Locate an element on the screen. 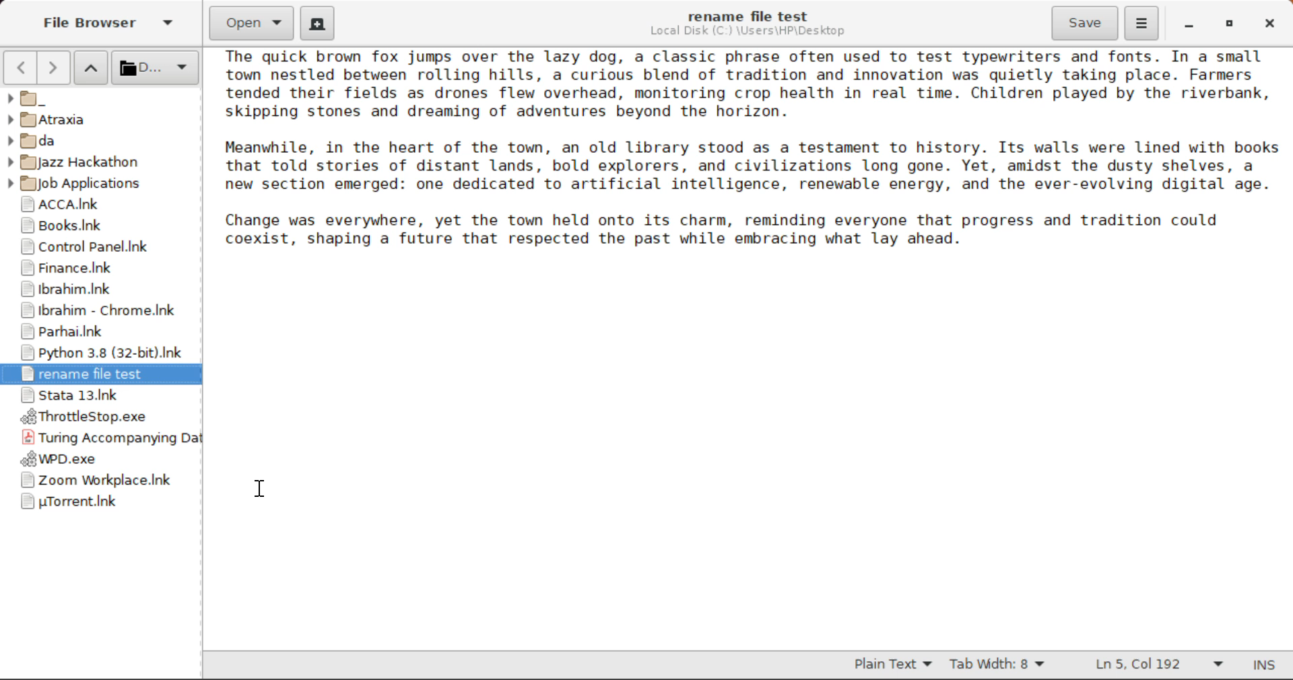 This screenshot has height=680, width=1293. Parhai Folder Shortcut Link is located at coordinates (97, 333).